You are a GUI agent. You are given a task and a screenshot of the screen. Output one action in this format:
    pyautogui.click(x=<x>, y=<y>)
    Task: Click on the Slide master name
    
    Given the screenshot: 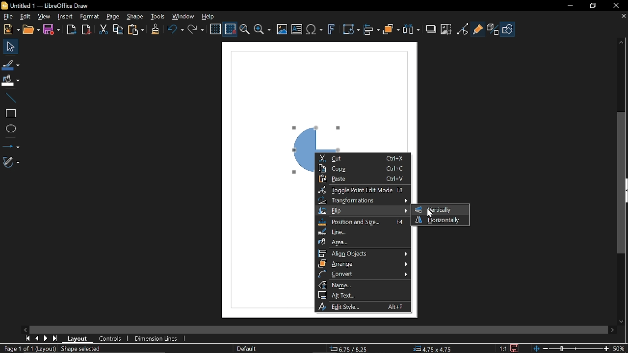 What is the action you would take?
    pyautogui.click(x=247, y=349)
    